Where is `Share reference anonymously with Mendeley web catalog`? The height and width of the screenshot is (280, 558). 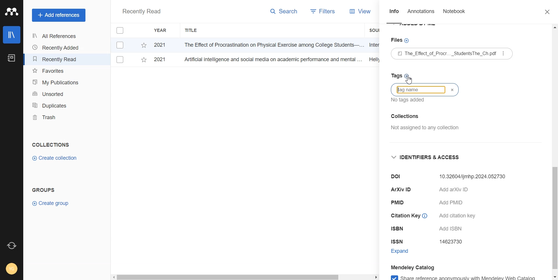
Share reference anonymously with Mendeley web catalog is located at coordinates (463, 276).